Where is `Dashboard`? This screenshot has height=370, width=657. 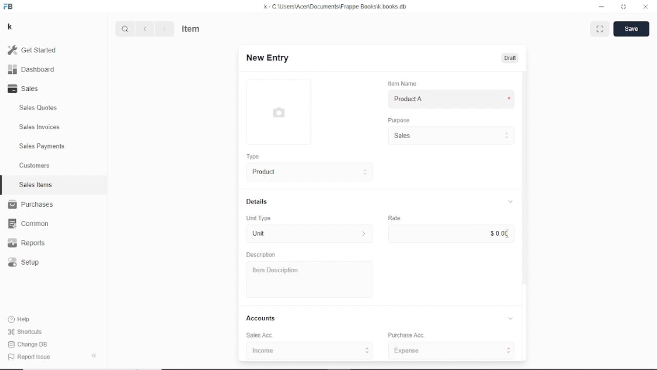
Dashboard is located at coordinates (32, 70).